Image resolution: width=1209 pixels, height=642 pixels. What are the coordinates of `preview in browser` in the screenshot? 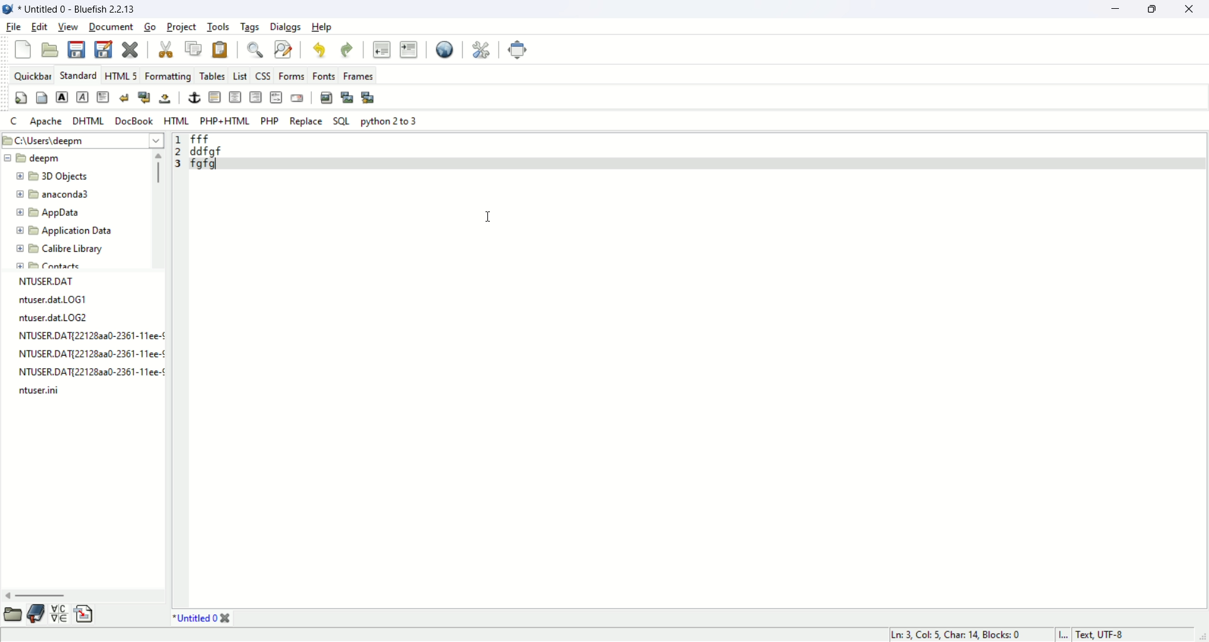 It's located at (446, 48).